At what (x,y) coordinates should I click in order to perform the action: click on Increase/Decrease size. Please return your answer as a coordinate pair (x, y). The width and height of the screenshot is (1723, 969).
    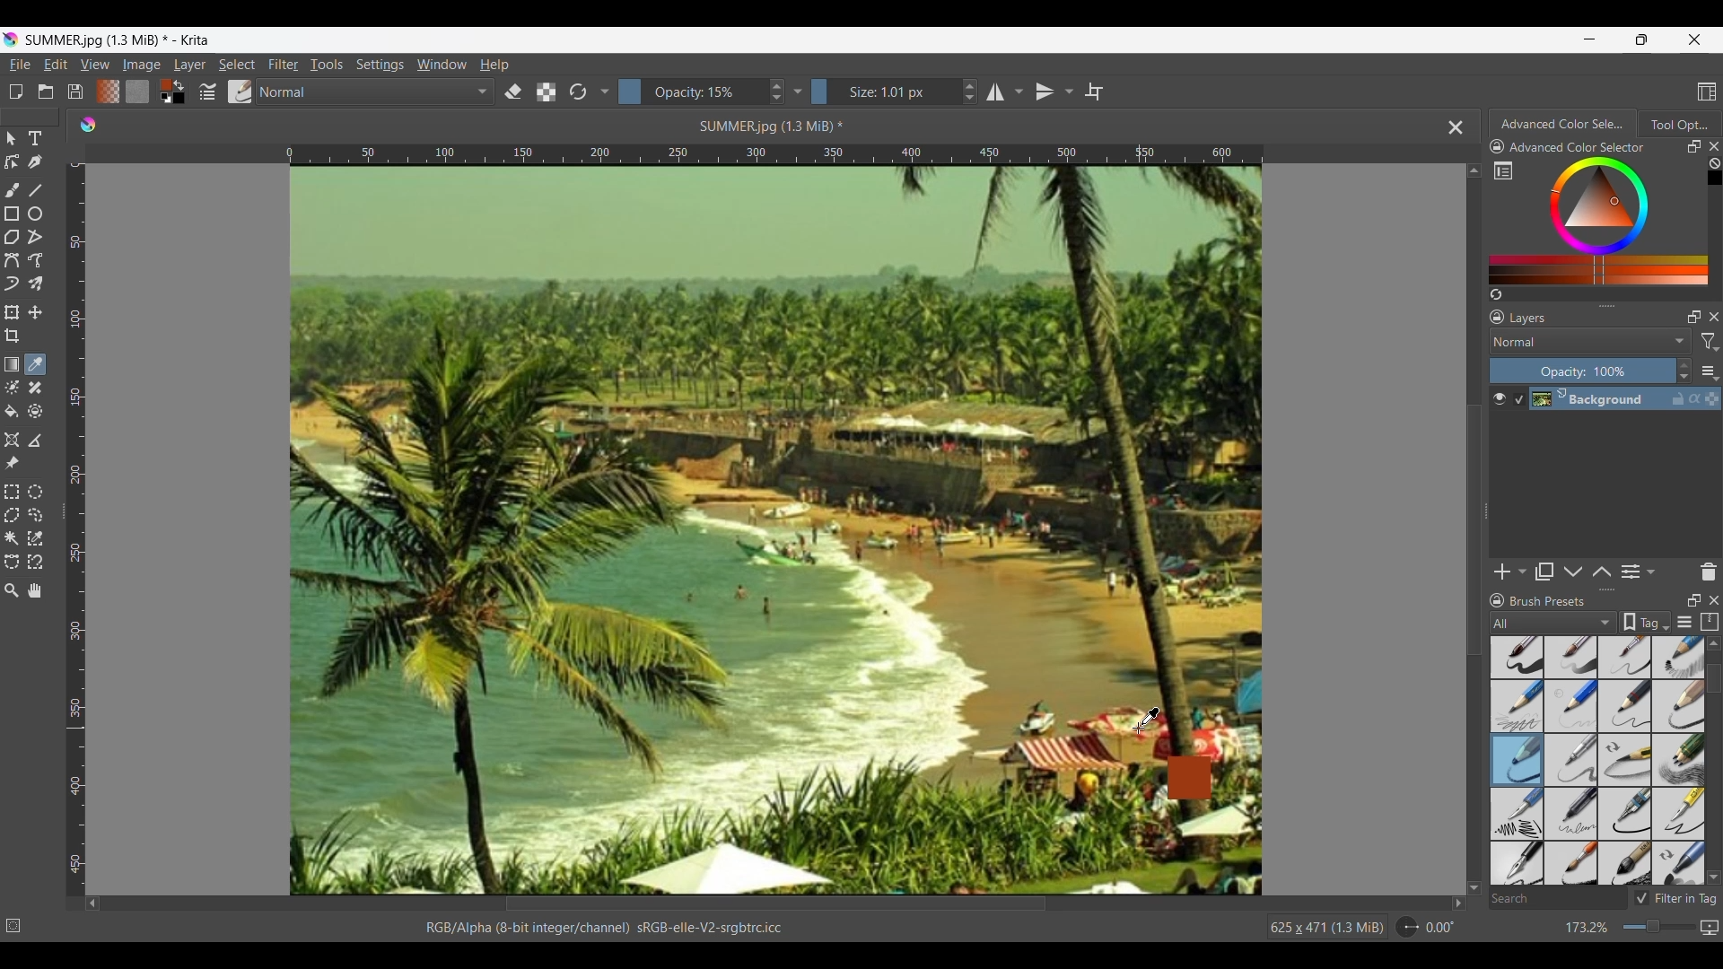
    Looking at the image, I should click on (970, 92).